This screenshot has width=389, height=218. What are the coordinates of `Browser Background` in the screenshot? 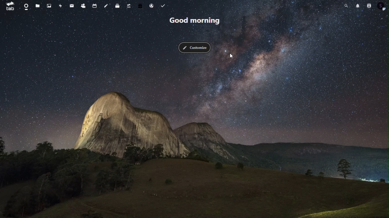 It's located at (194, 144).